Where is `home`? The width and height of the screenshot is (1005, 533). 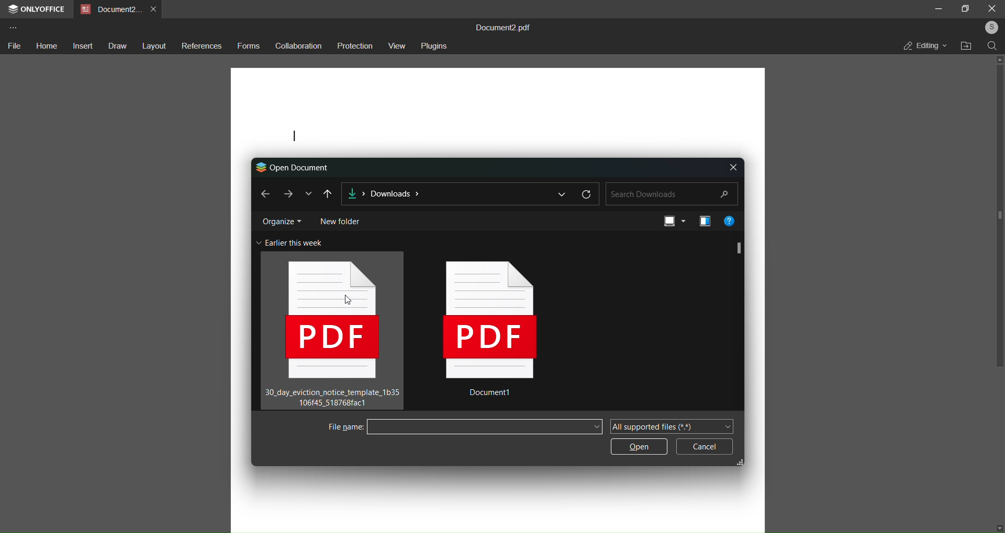
home is located at coordinates (45, 44).